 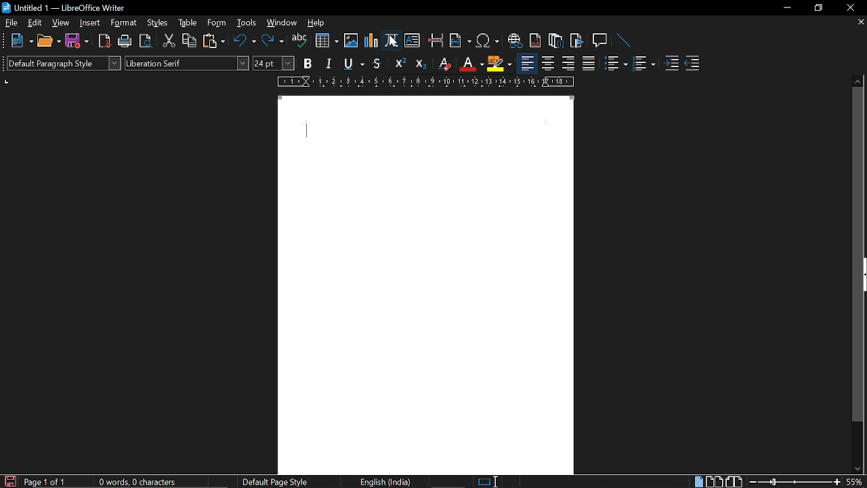 I want to click on file, so click(x=12, y=23).